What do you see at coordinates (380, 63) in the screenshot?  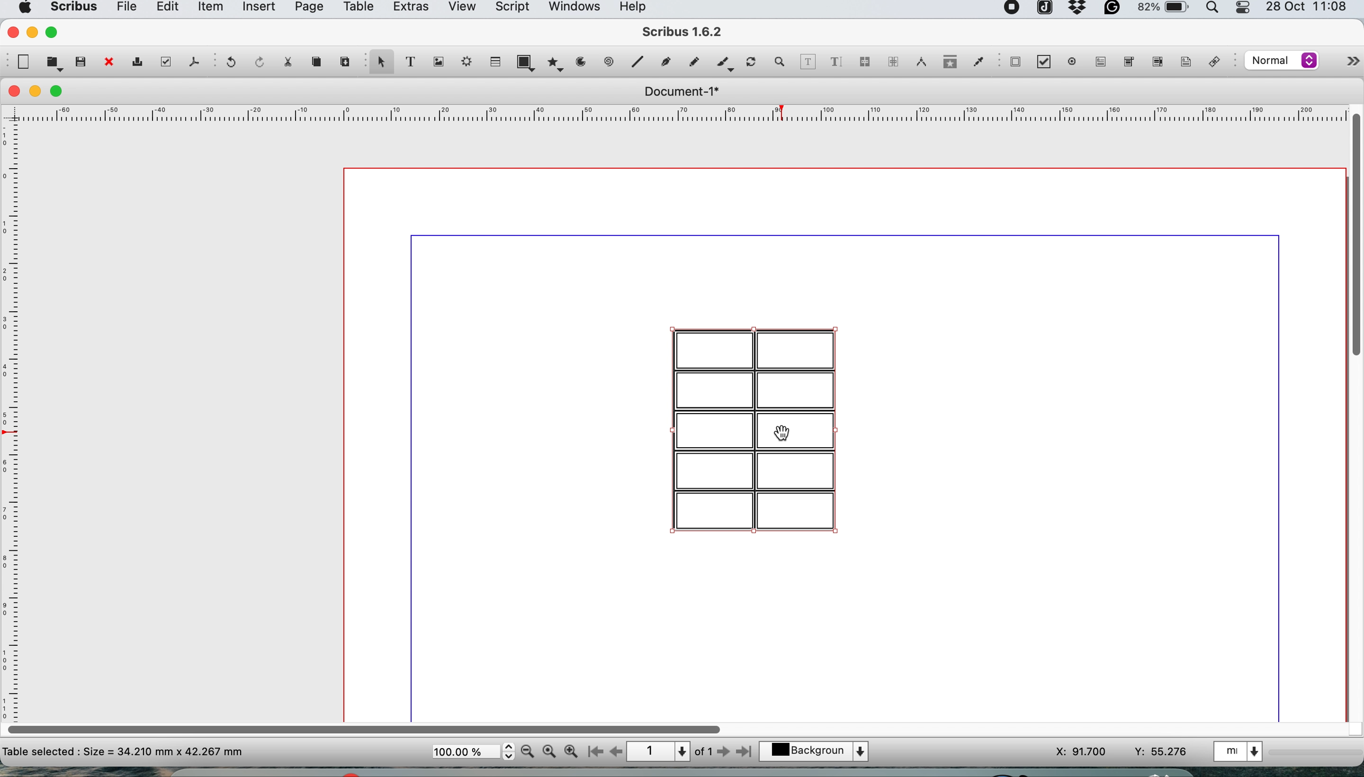 I see `select item` at bounding box center [380, 63].